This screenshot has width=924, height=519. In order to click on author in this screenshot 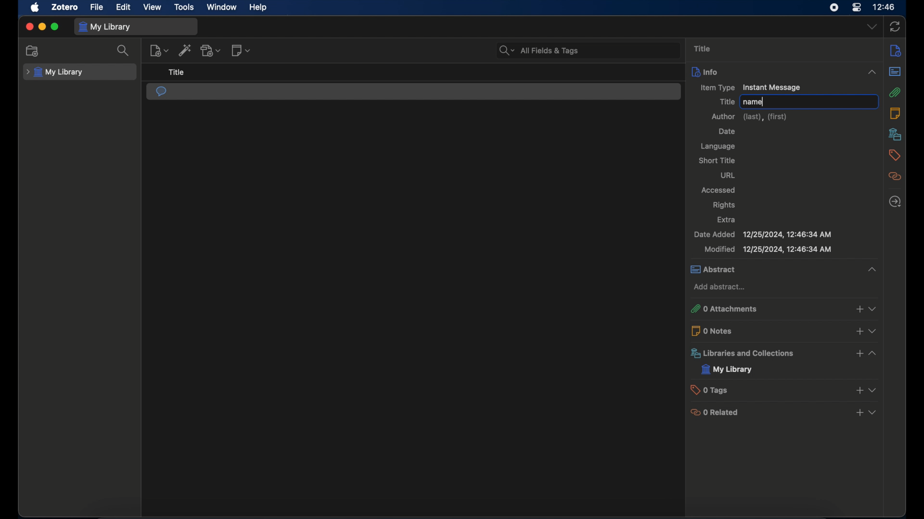, I will do `click(749, 116)`.